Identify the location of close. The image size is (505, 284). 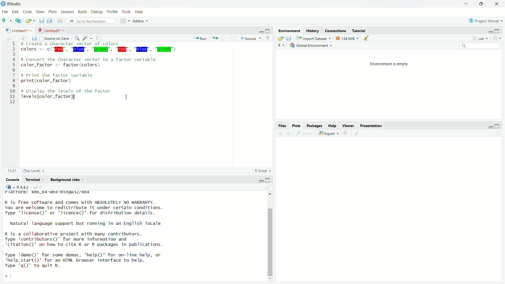
(498, 3).